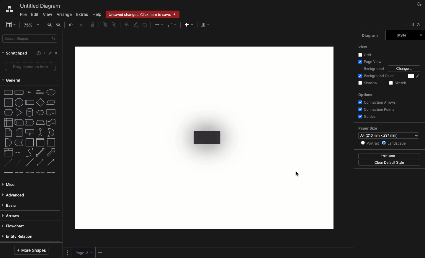 The height and width of the screenshot is (258, 425). Describe the element at coordinates (9, 132) in the screenshot. I see `note` at that location.